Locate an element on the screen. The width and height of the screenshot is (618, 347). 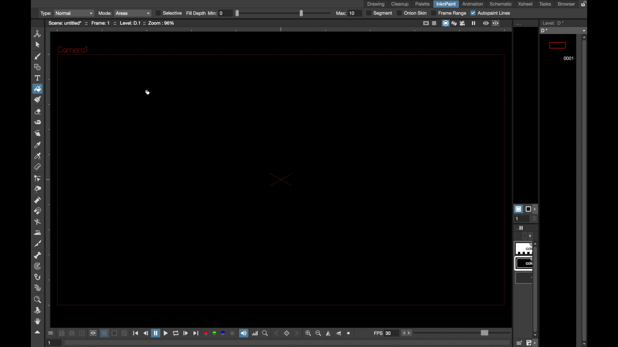
zoom is located at coordinates (350, 334).